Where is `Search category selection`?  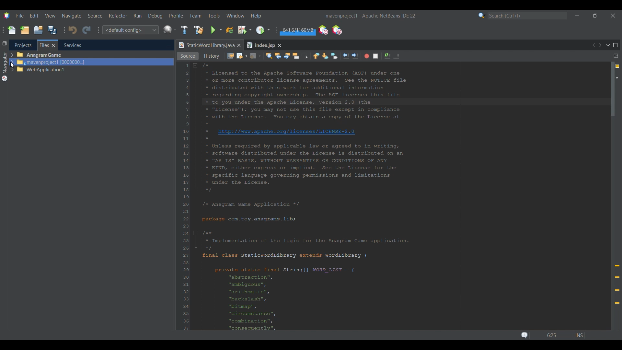
Search category selection is located at coordinates (482, 16).